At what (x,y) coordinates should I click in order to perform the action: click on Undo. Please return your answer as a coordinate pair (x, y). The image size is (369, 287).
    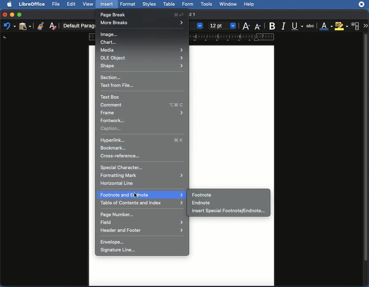
    Looking at the image, I should click on (10, 26).